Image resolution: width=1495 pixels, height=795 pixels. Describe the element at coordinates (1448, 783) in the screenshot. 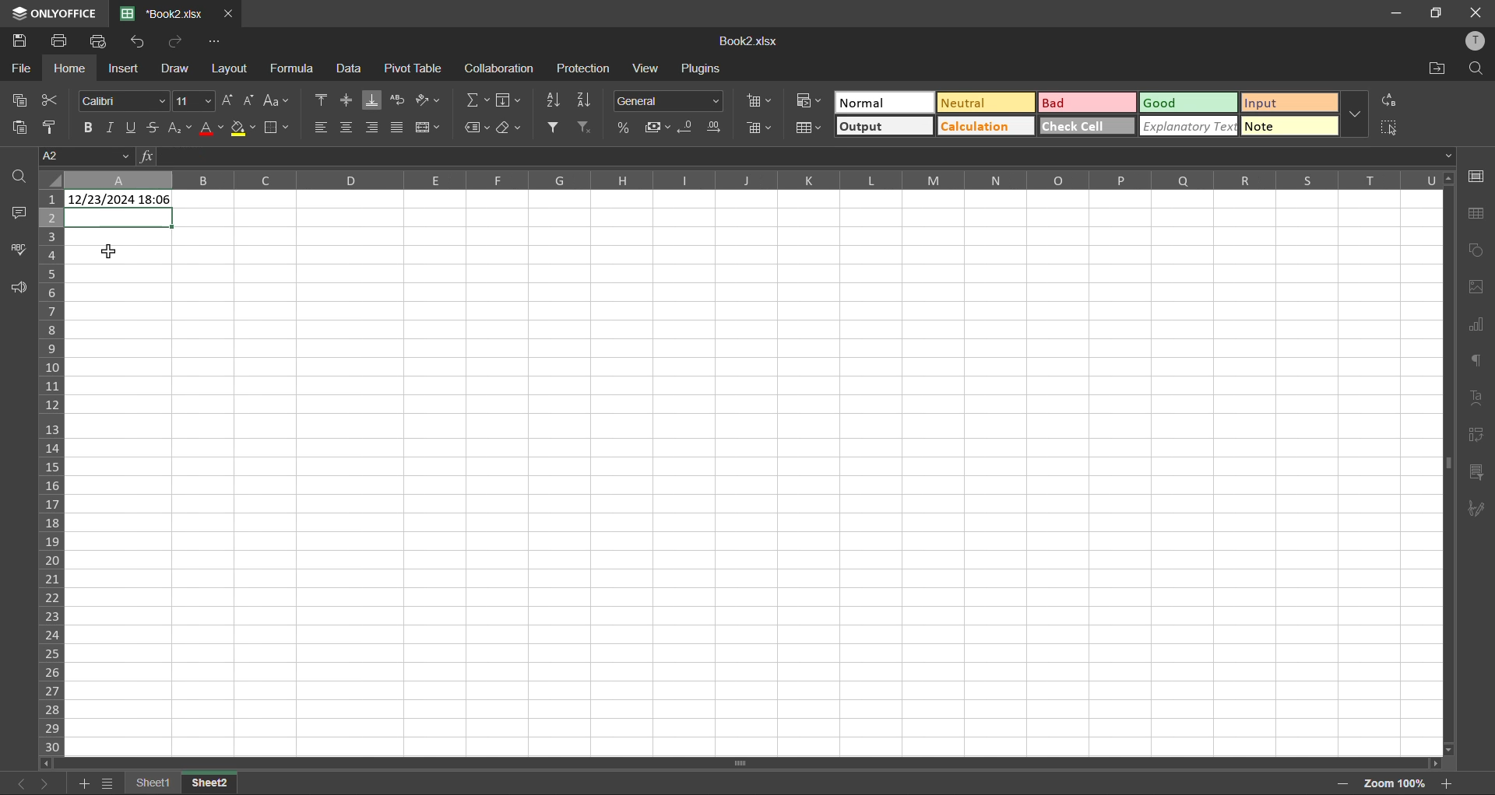

I see `zoom in ` at that location.